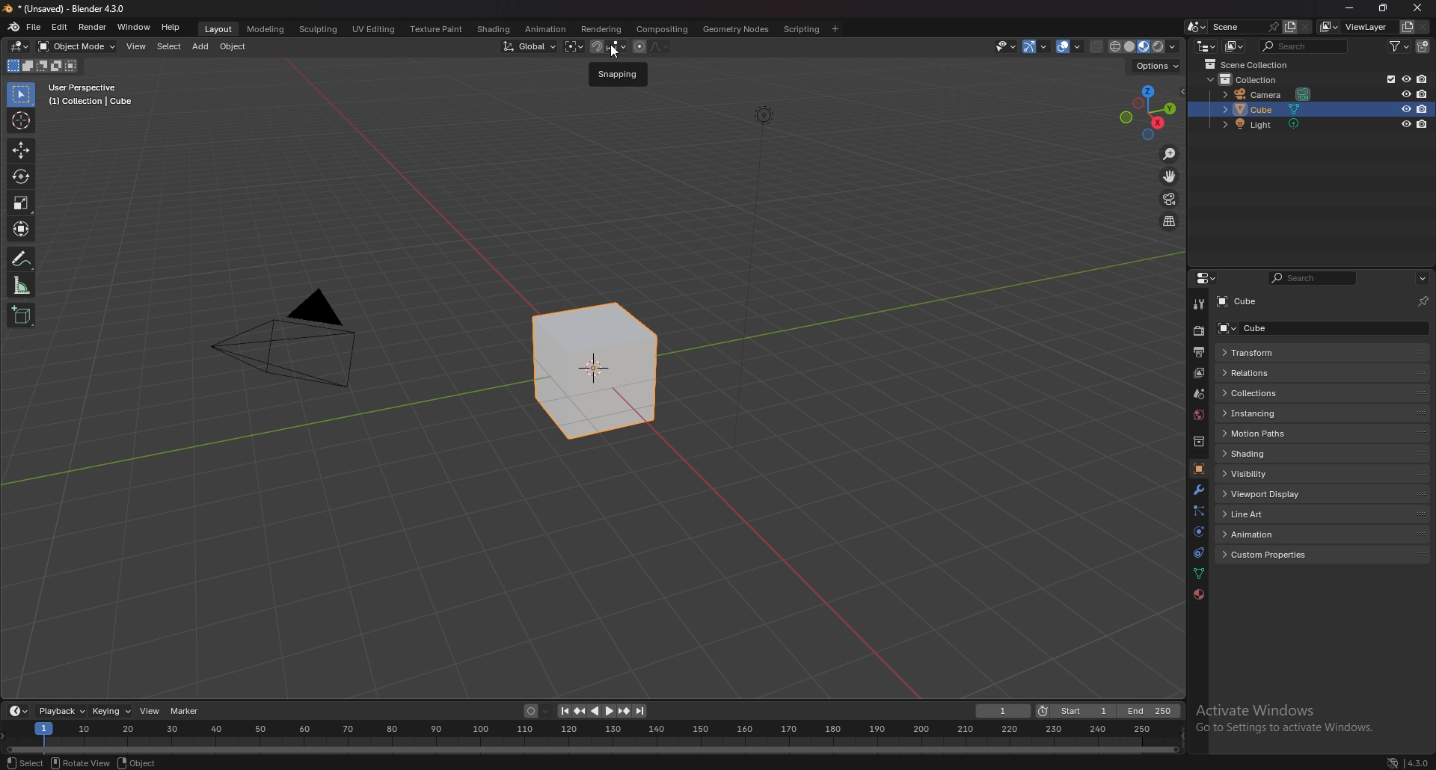 Image resolution: width=1436 pixels, height=770 pixels. I want to click on file, so click(34, 27).